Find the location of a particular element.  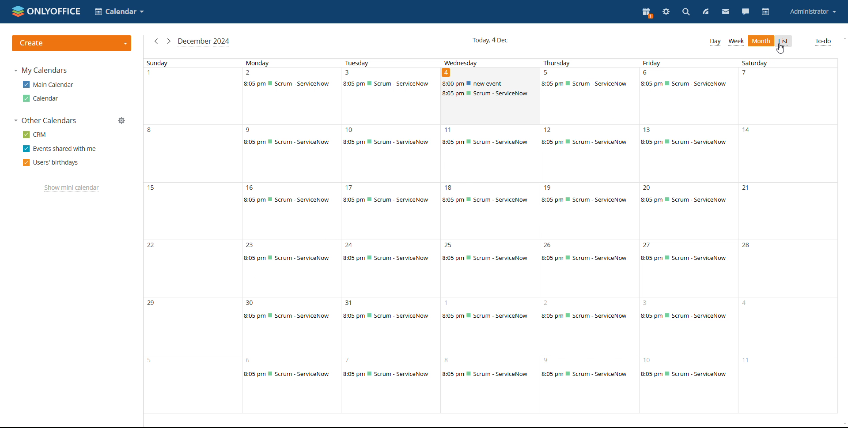

calendar is located at coordinates (40, 98).